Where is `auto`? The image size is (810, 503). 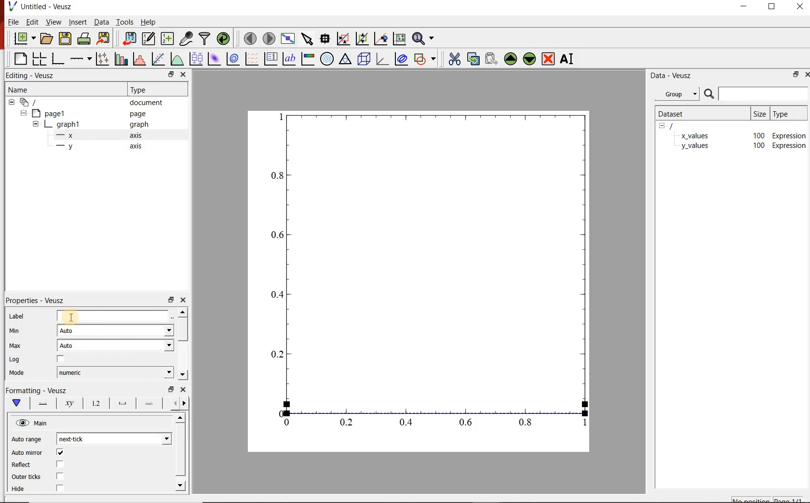 auto is located at coordinates (116, 345).